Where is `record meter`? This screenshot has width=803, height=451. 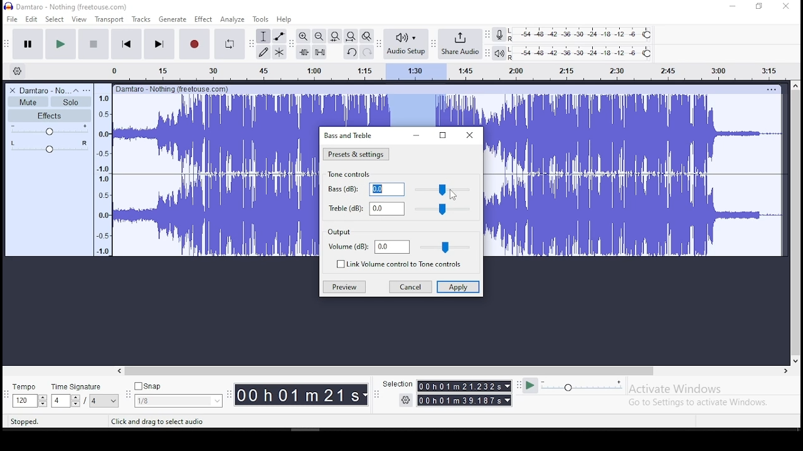 record meter is located at coordinates (499, 34).